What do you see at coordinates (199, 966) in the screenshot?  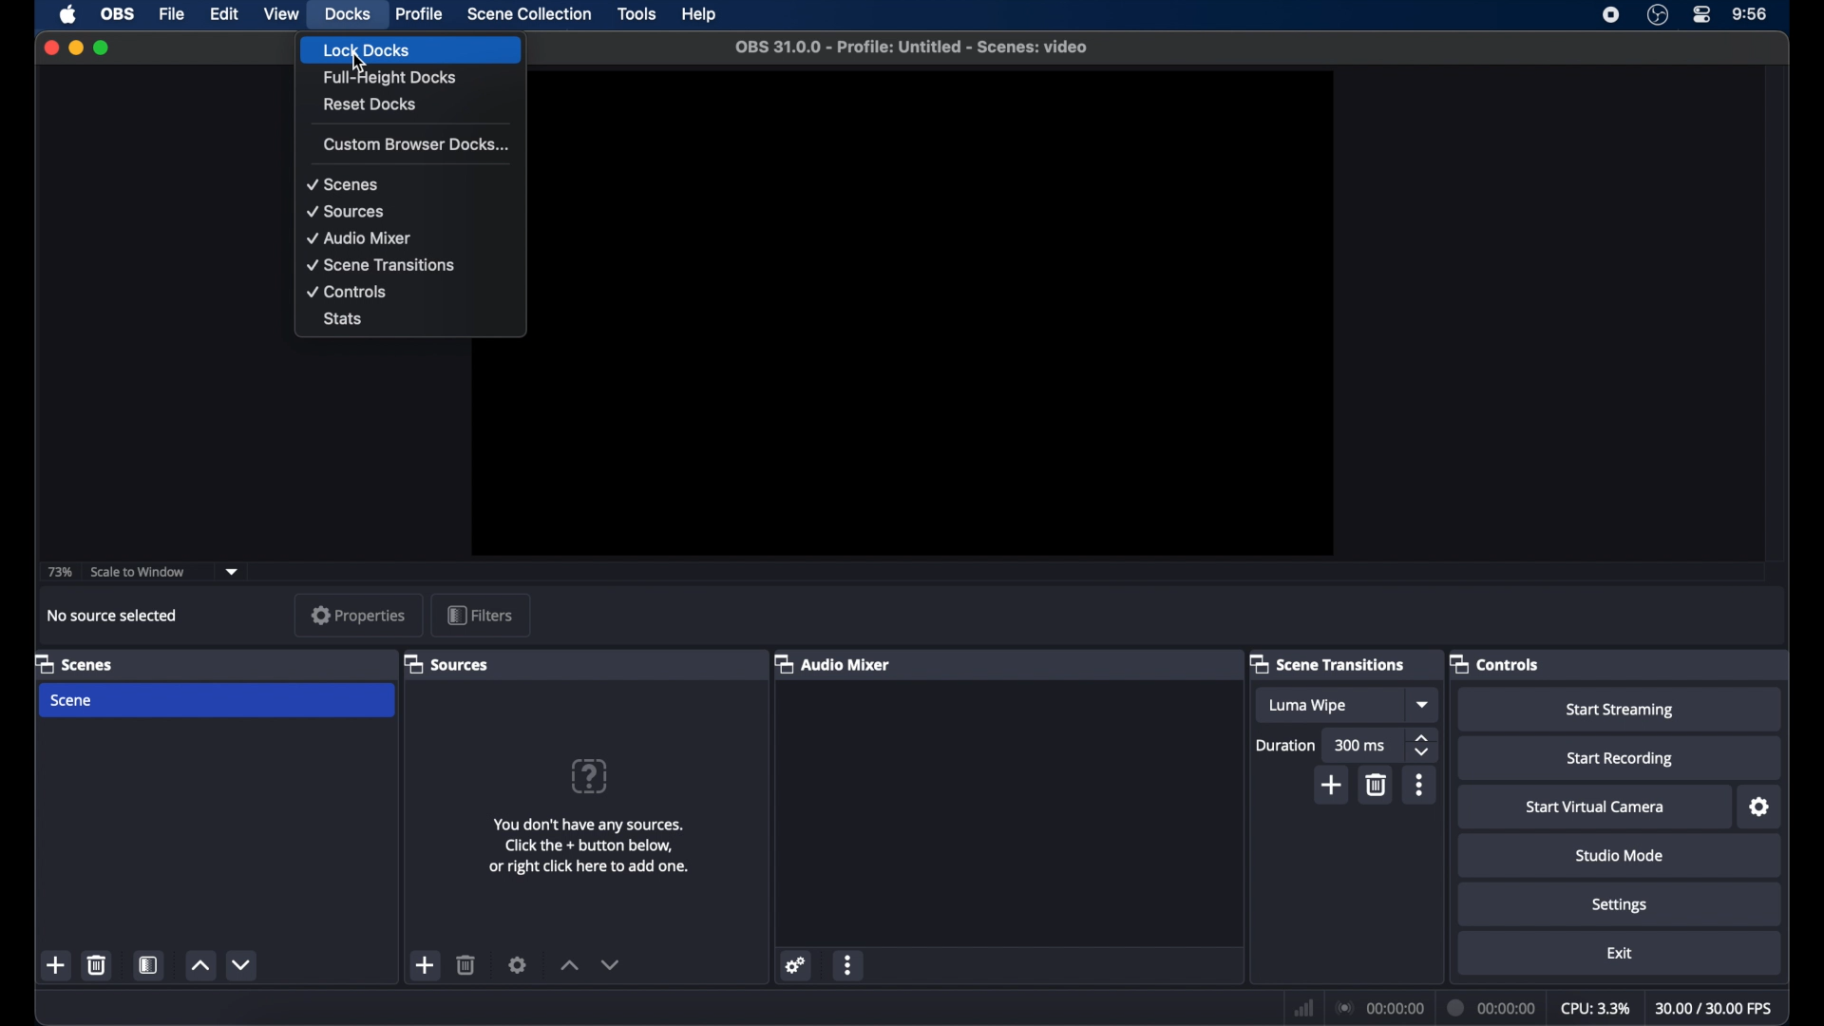 I see `increment` at bounding box center [199, 966].